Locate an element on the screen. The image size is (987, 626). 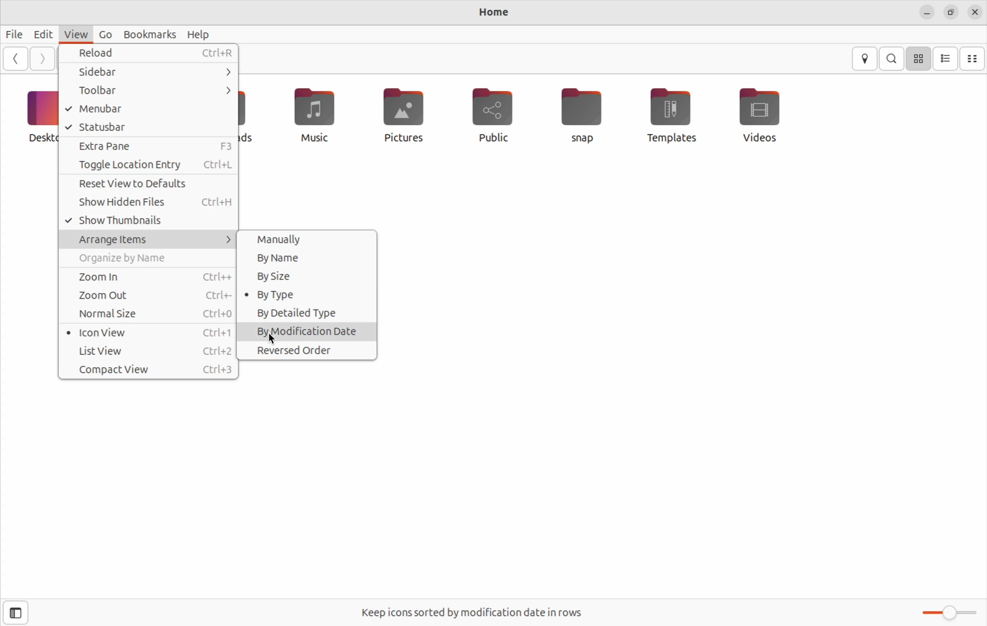
extra pane is located at coordinates (150, 146).